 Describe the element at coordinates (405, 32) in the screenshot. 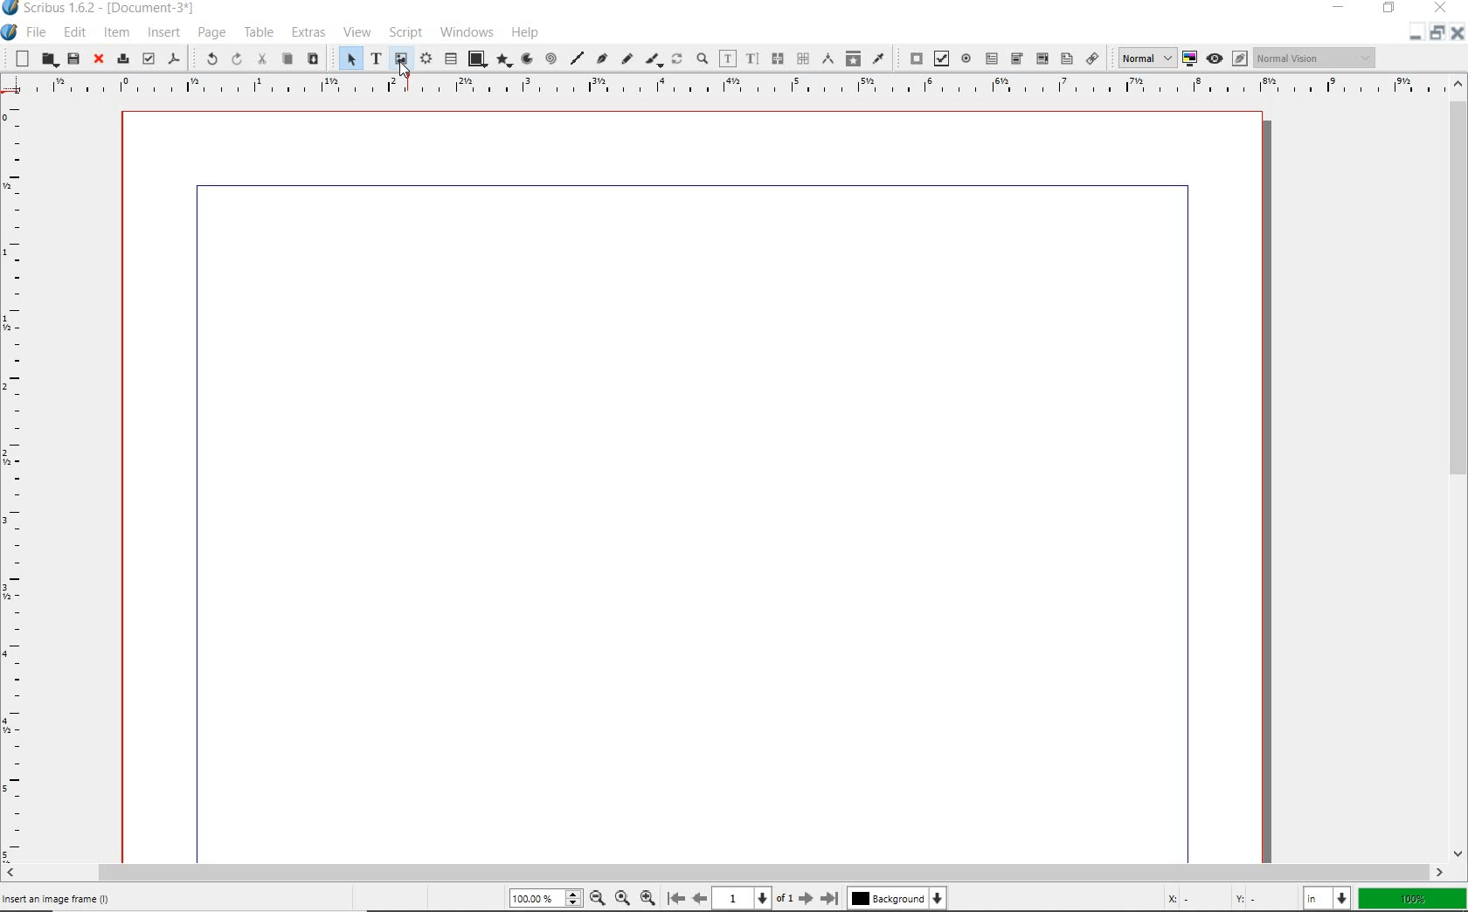

I see `SCRIPT` at that location.